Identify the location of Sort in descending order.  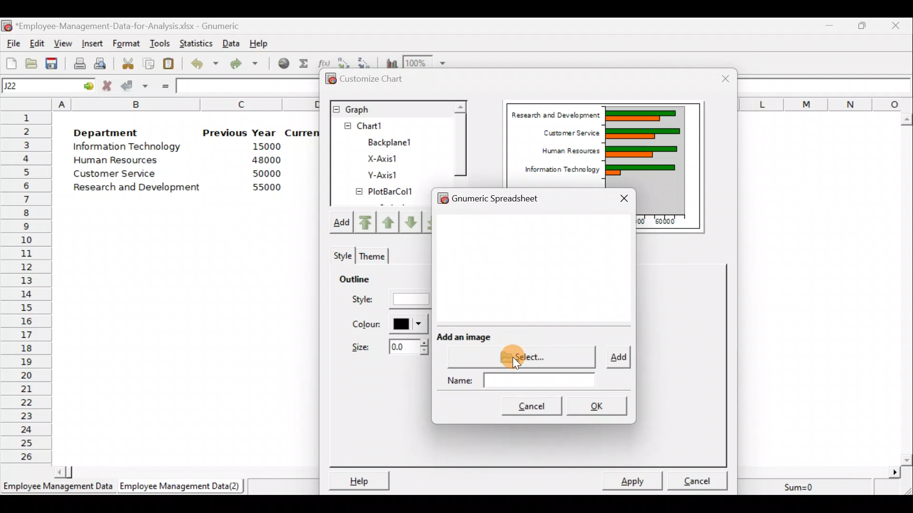
(366, 61).